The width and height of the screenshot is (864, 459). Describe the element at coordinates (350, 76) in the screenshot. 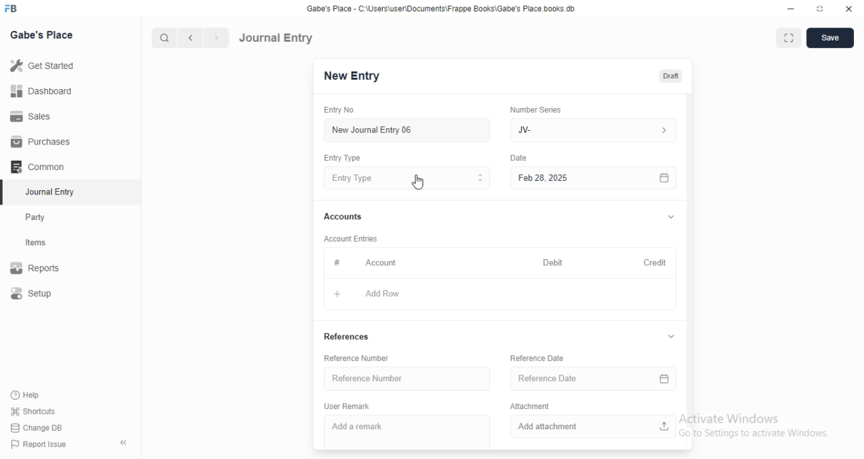

I see `New Entry` at that location.